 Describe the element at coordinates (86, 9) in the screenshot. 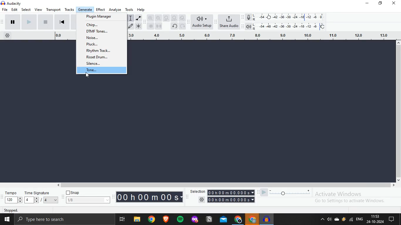

I see `Generate` at that location.